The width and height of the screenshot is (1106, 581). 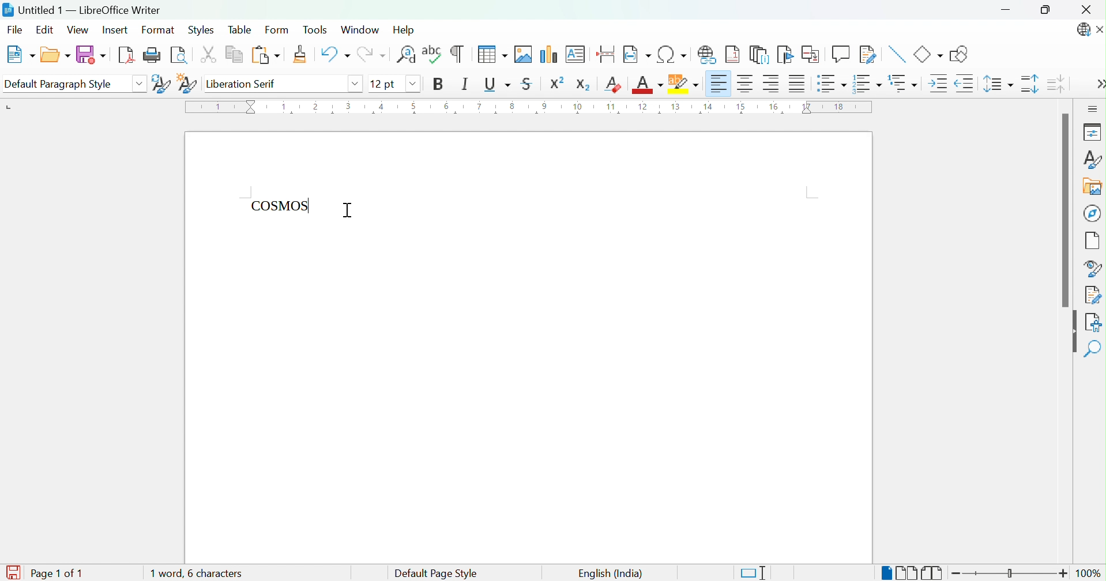 What do you see at coordinates (1081, 31) in the screenshot?
I see `LibreOffice Update Available` at bounding box center [1081, 31].